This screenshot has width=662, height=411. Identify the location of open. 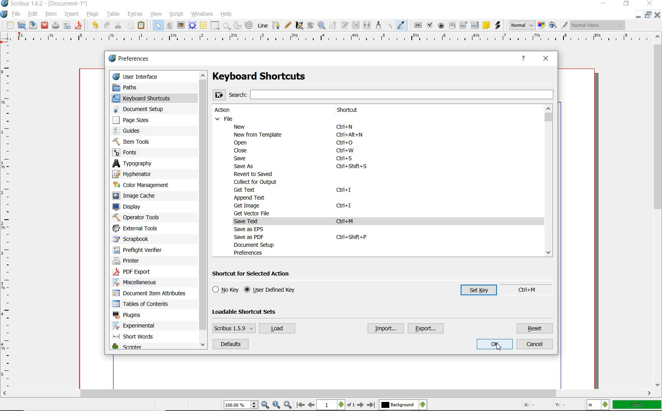
(22, 25).